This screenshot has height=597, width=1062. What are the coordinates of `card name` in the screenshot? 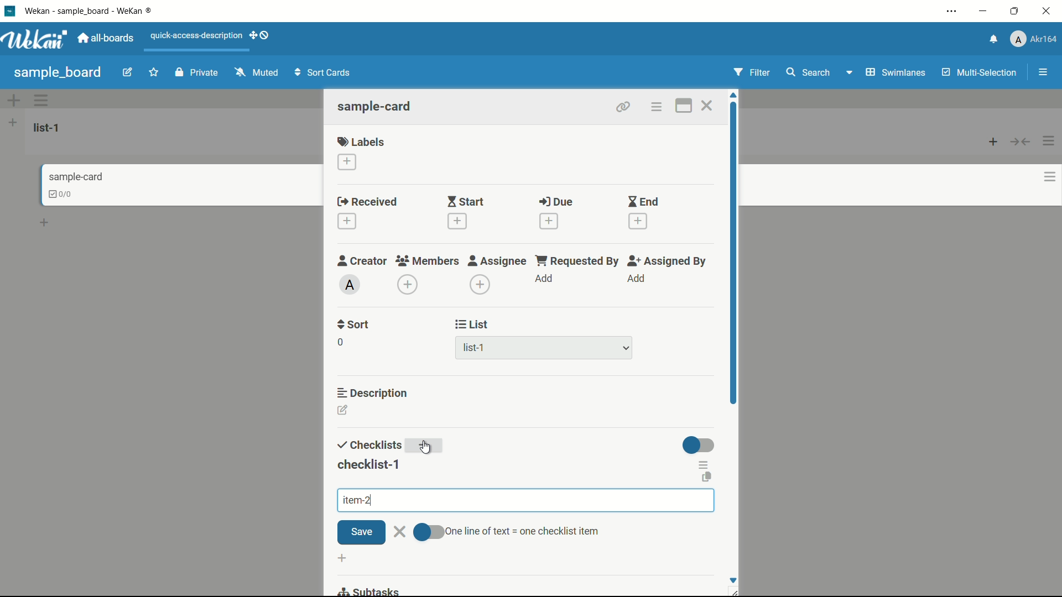 It's located at (76, 176).